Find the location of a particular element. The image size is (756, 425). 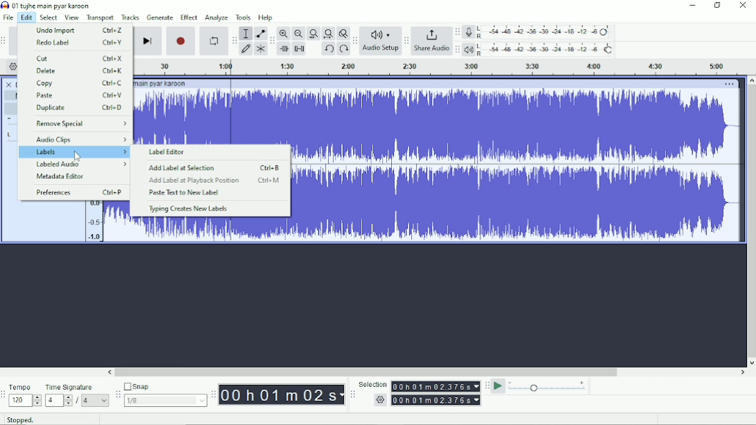

More options is located at coordinates (728, 84).